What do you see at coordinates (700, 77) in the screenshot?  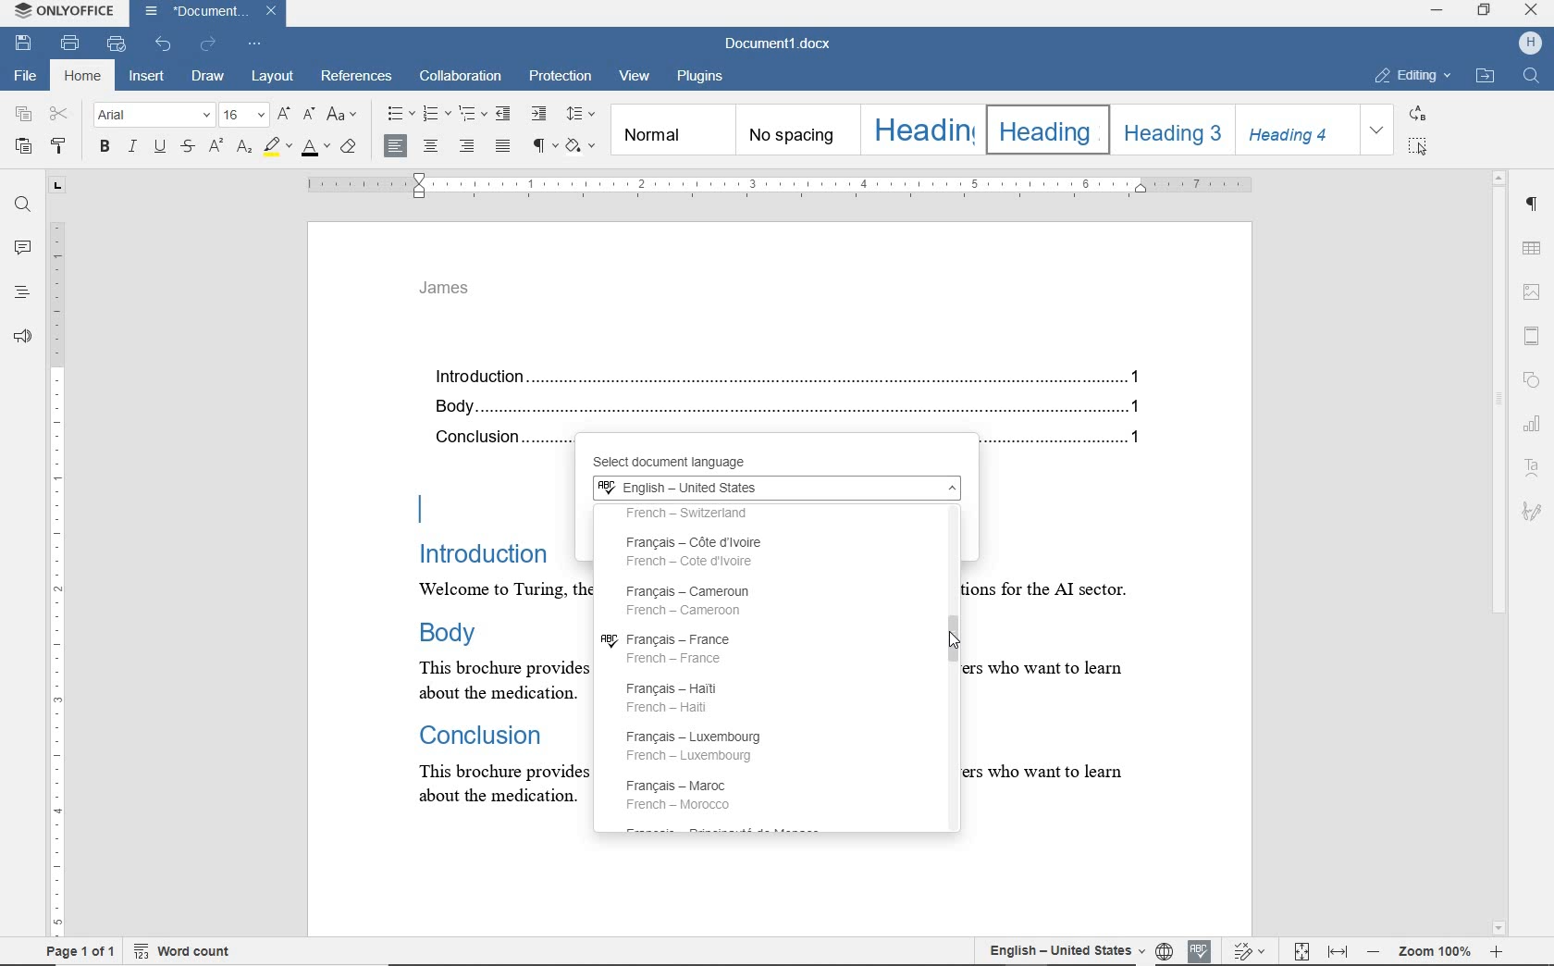 I see `plugins` at bounding box center [700, 77].